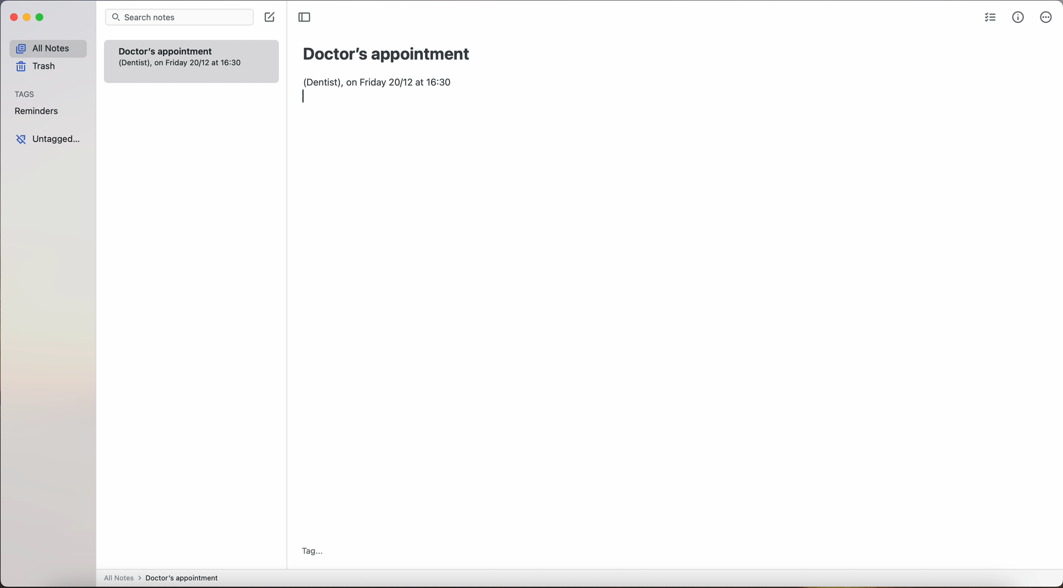 The image size is (1063, 588). I want to click on tag, so click(312, 551).